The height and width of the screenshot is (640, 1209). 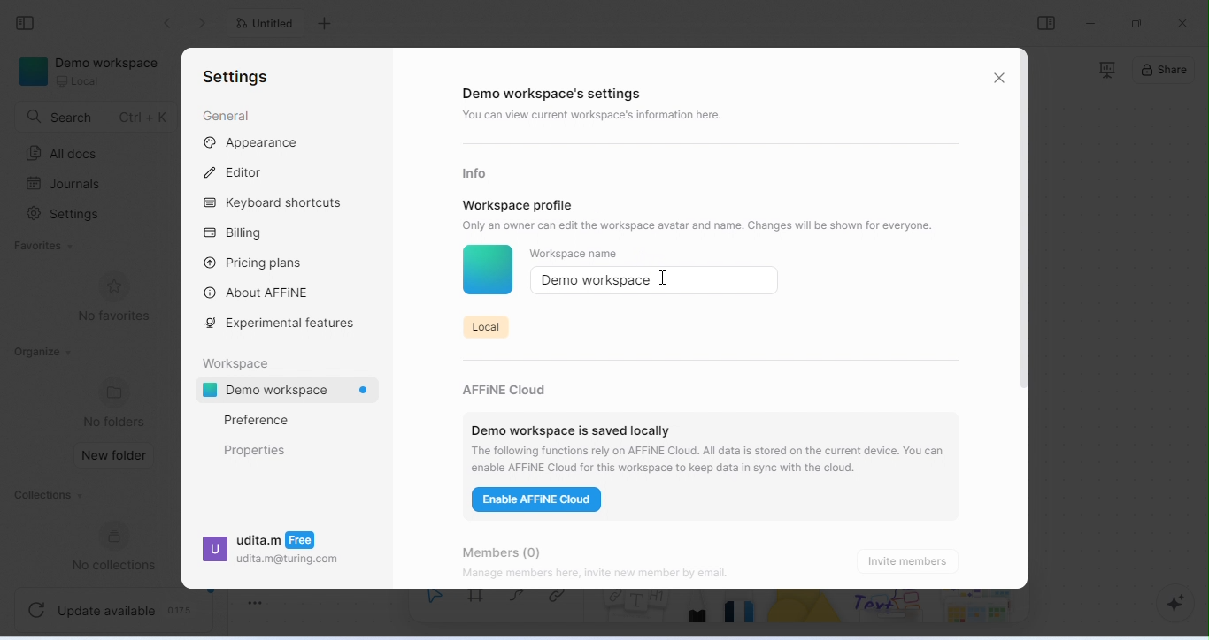 I want to click on preference, so click(x=256, y=420).